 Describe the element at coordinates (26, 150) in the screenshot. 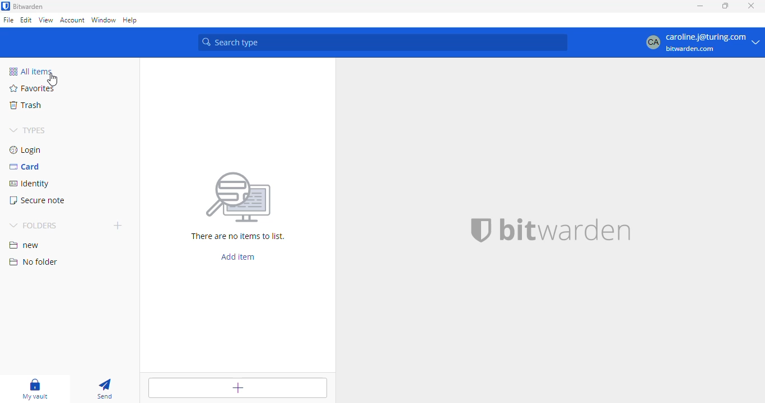

I see `login` at that location.